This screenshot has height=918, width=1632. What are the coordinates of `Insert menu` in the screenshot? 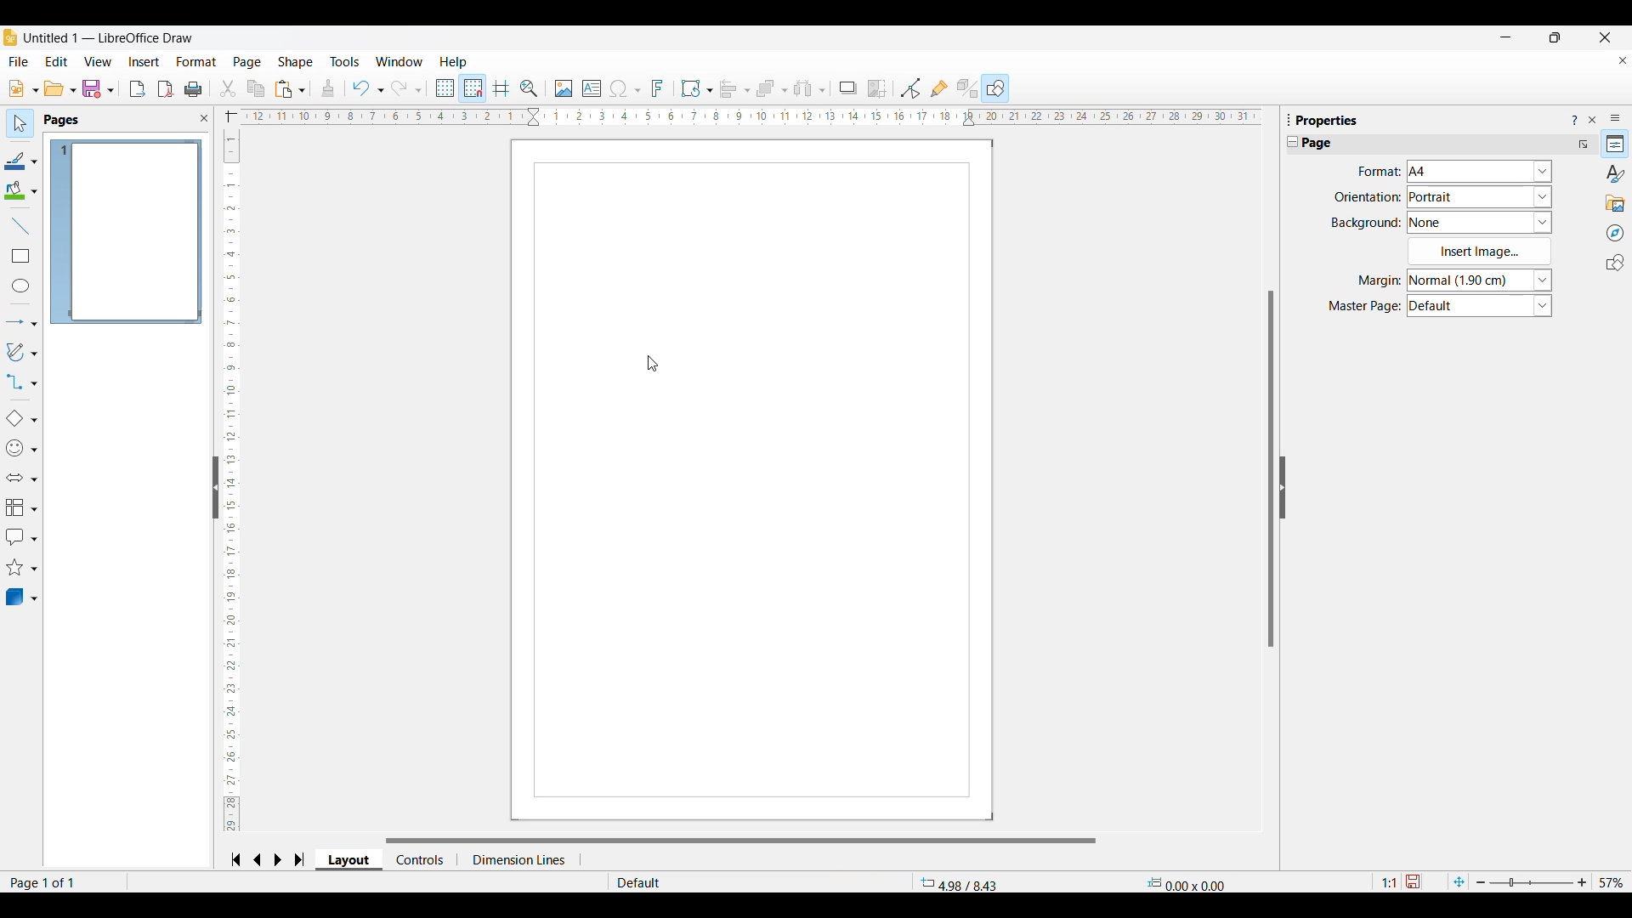 It's located at (144, 62).